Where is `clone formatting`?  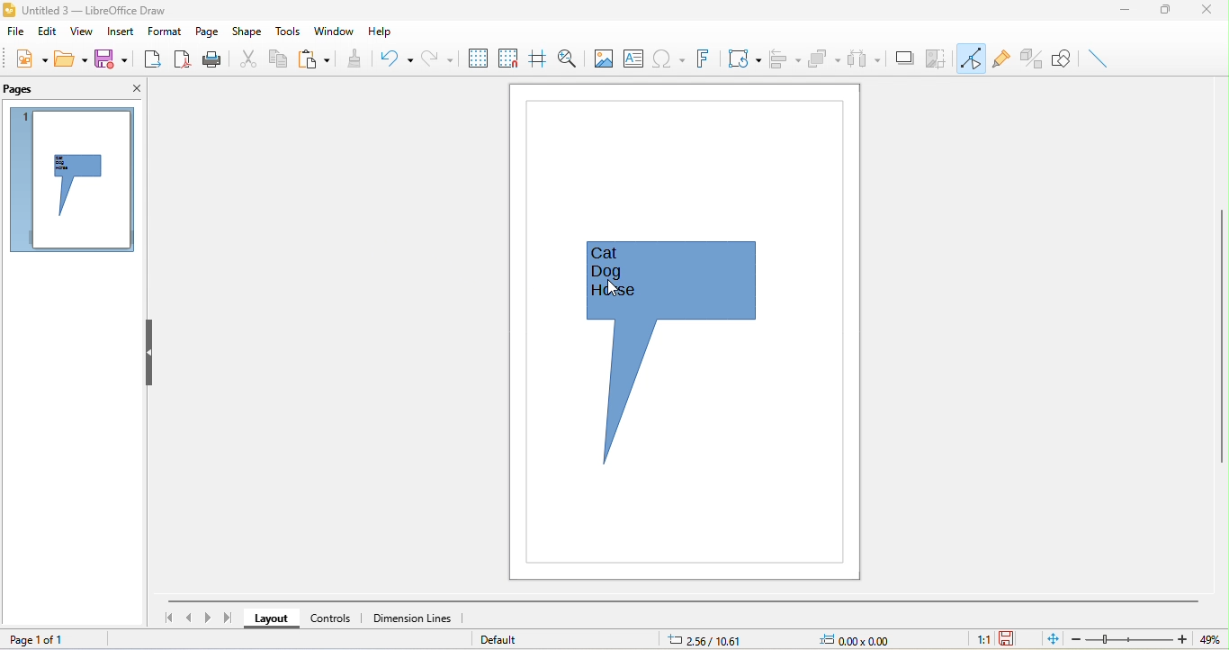
clone formatting is located at coordinates (350, 60).